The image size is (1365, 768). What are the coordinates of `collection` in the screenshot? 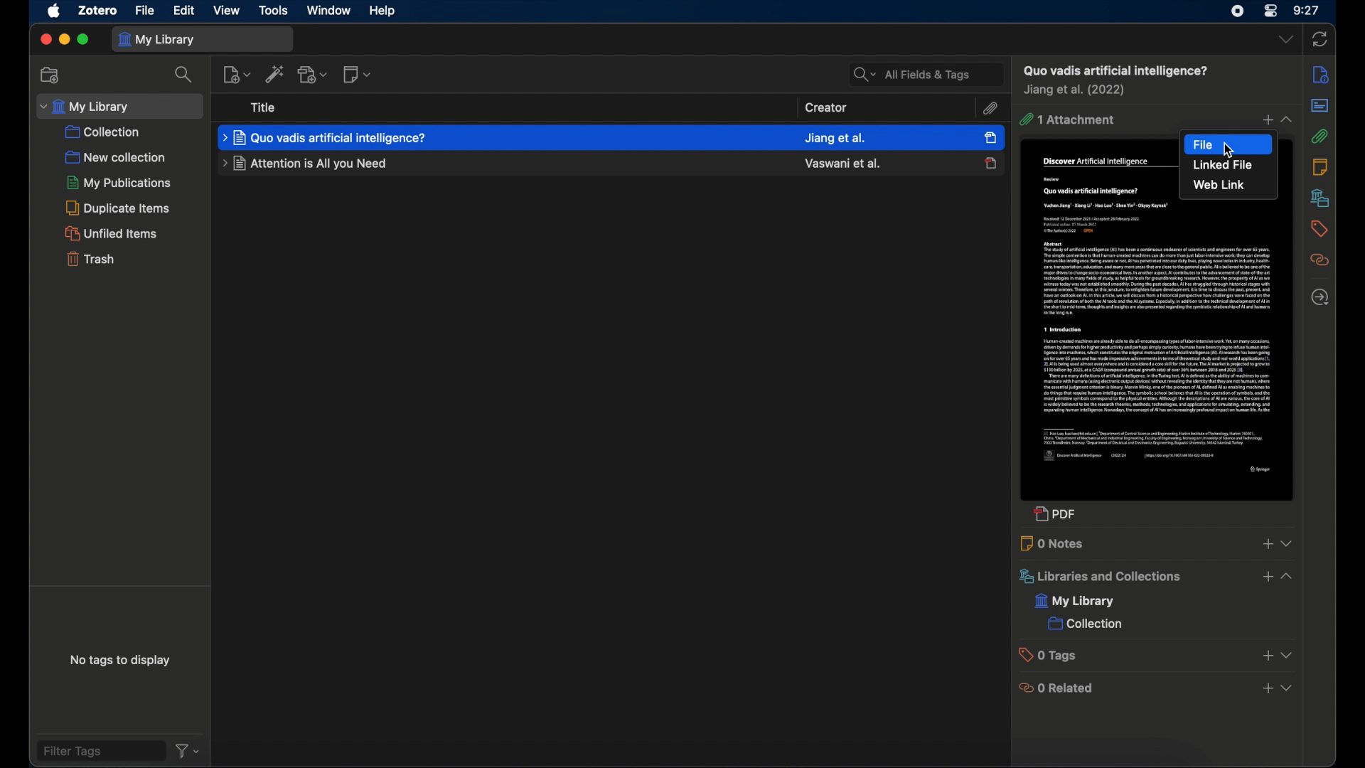 It's located at (105, 132).